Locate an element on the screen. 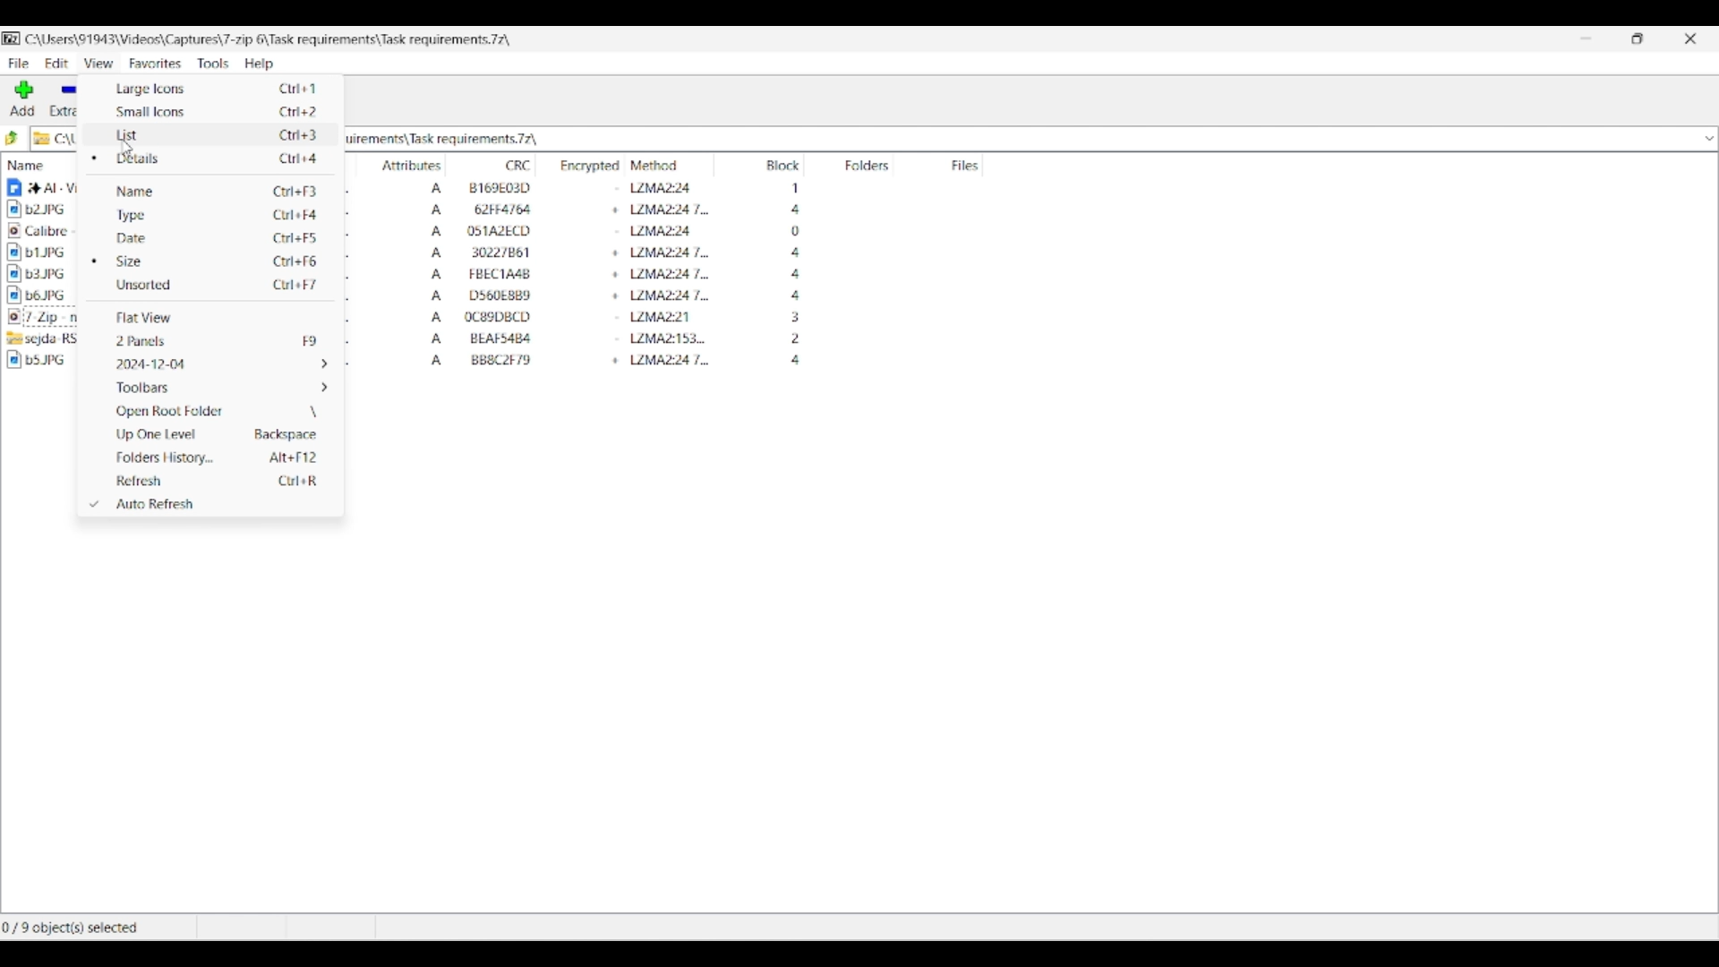 This screenshot has width=1719, height=967. Toolbars options is located at coordinates (218, 388).